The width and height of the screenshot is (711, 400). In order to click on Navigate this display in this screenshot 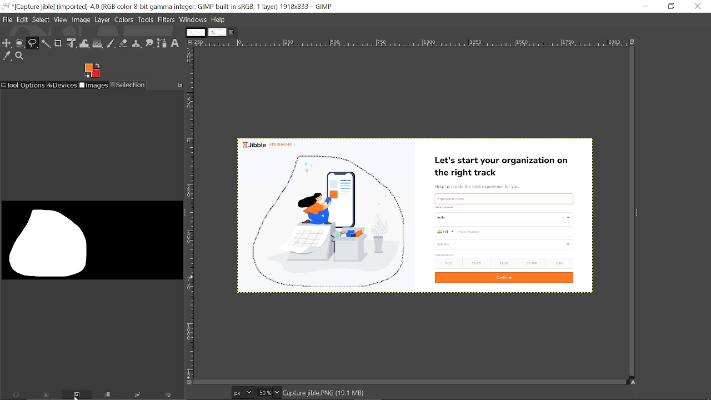, I will do `click(633, 381)`.